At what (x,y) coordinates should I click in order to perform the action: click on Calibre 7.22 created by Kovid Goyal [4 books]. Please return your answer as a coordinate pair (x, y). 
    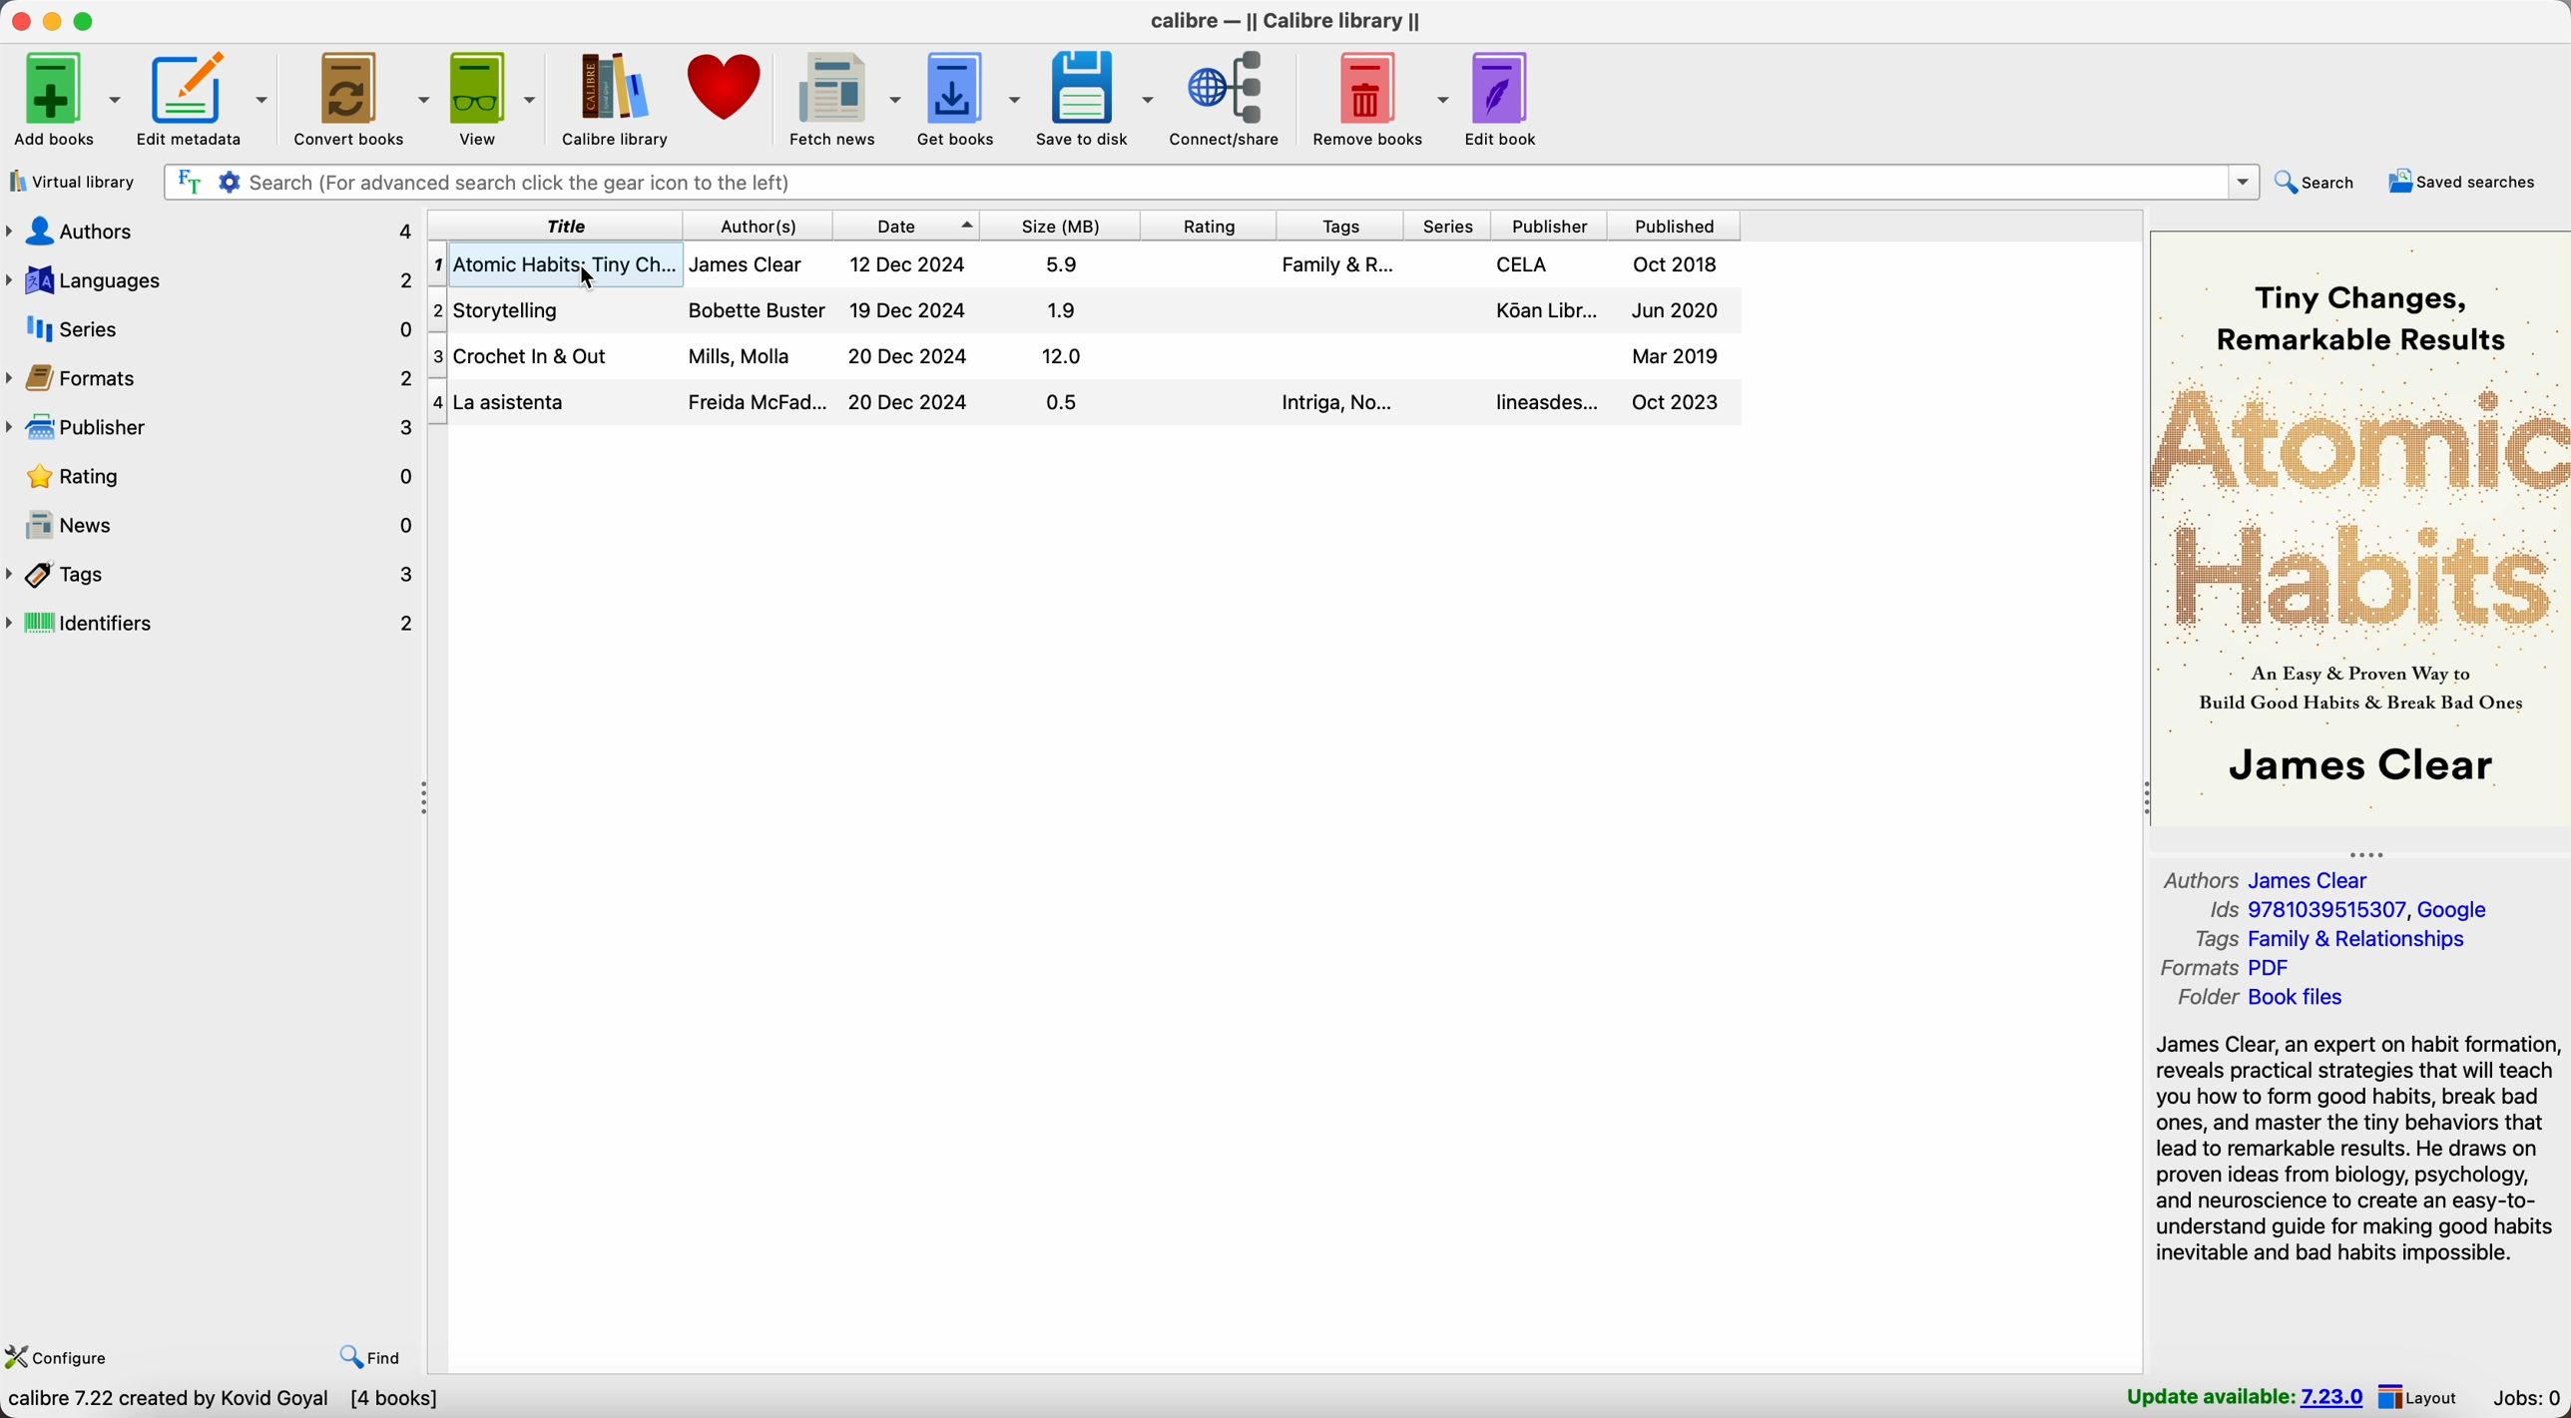
    Looking at the image, I should click on (227, 1401).